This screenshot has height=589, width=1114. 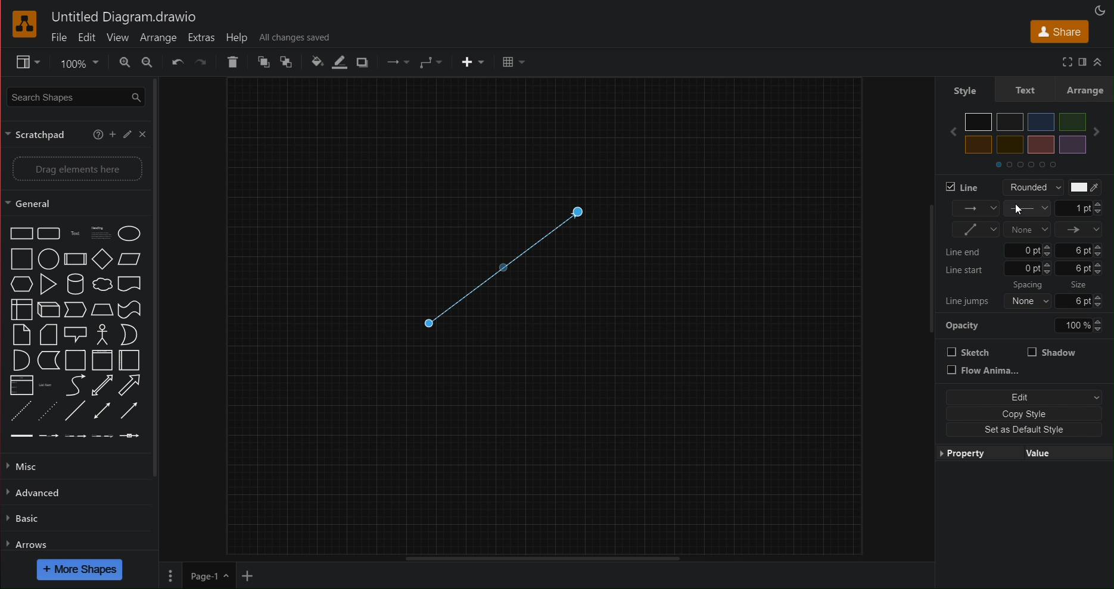 I want to click on Close, so click(x=142, y=134).